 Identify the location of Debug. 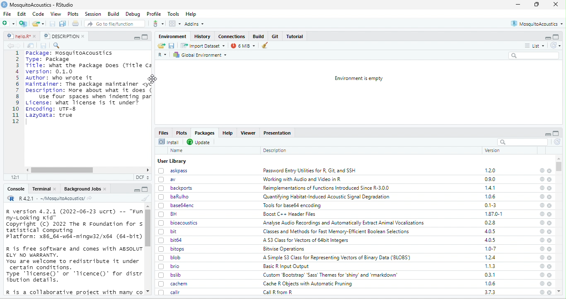
(133, 14).